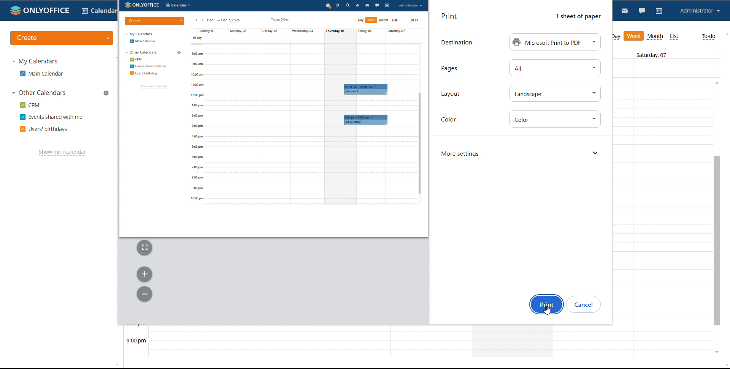 This screenshot has width=730, height=369. Describe the element at coordinates (43, 129) in the screenshot. I see `users' birthdays` at that location.